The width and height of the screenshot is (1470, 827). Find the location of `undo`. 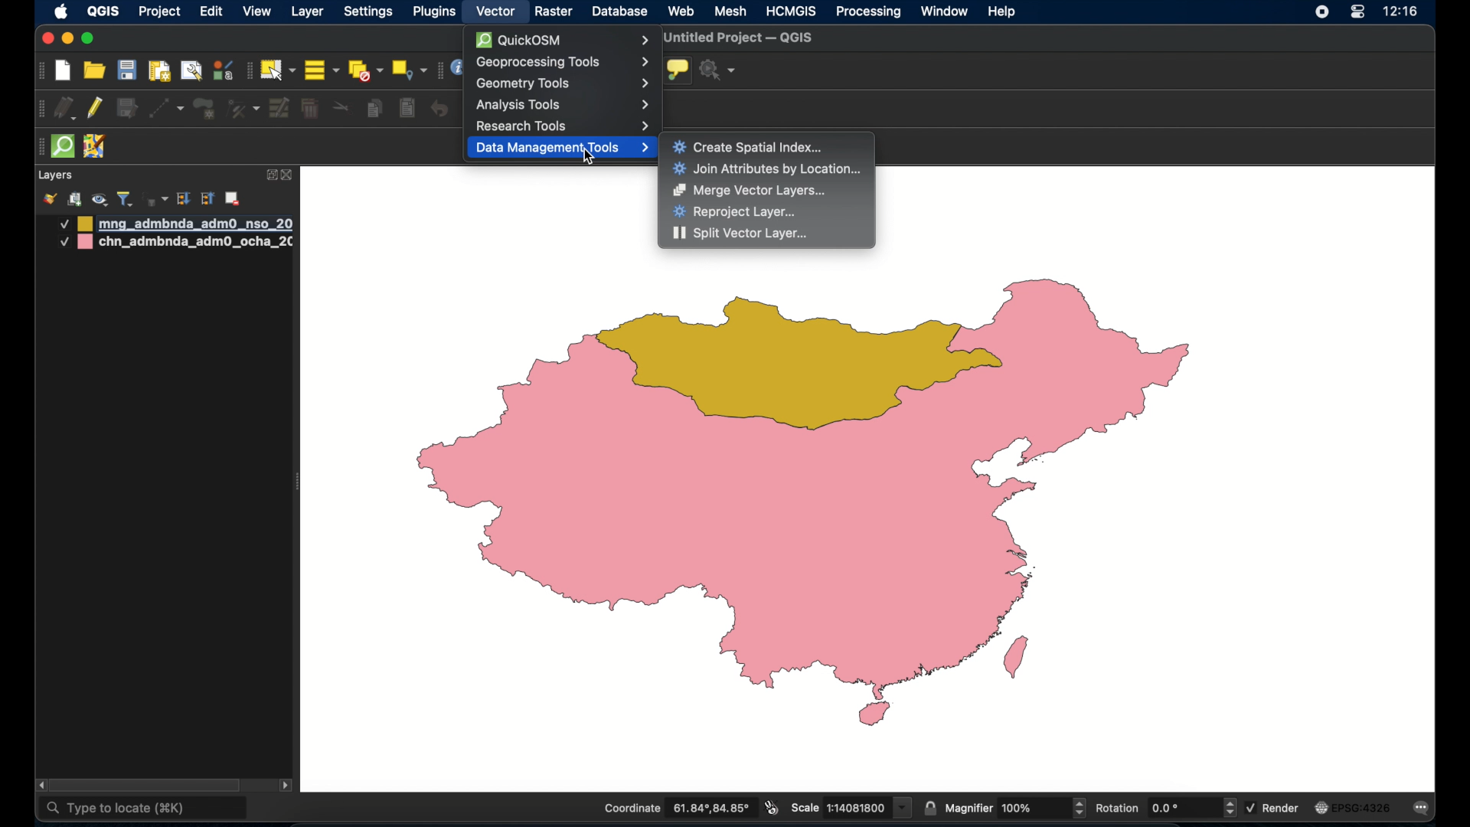

undo is located at coordinates (440, 109).